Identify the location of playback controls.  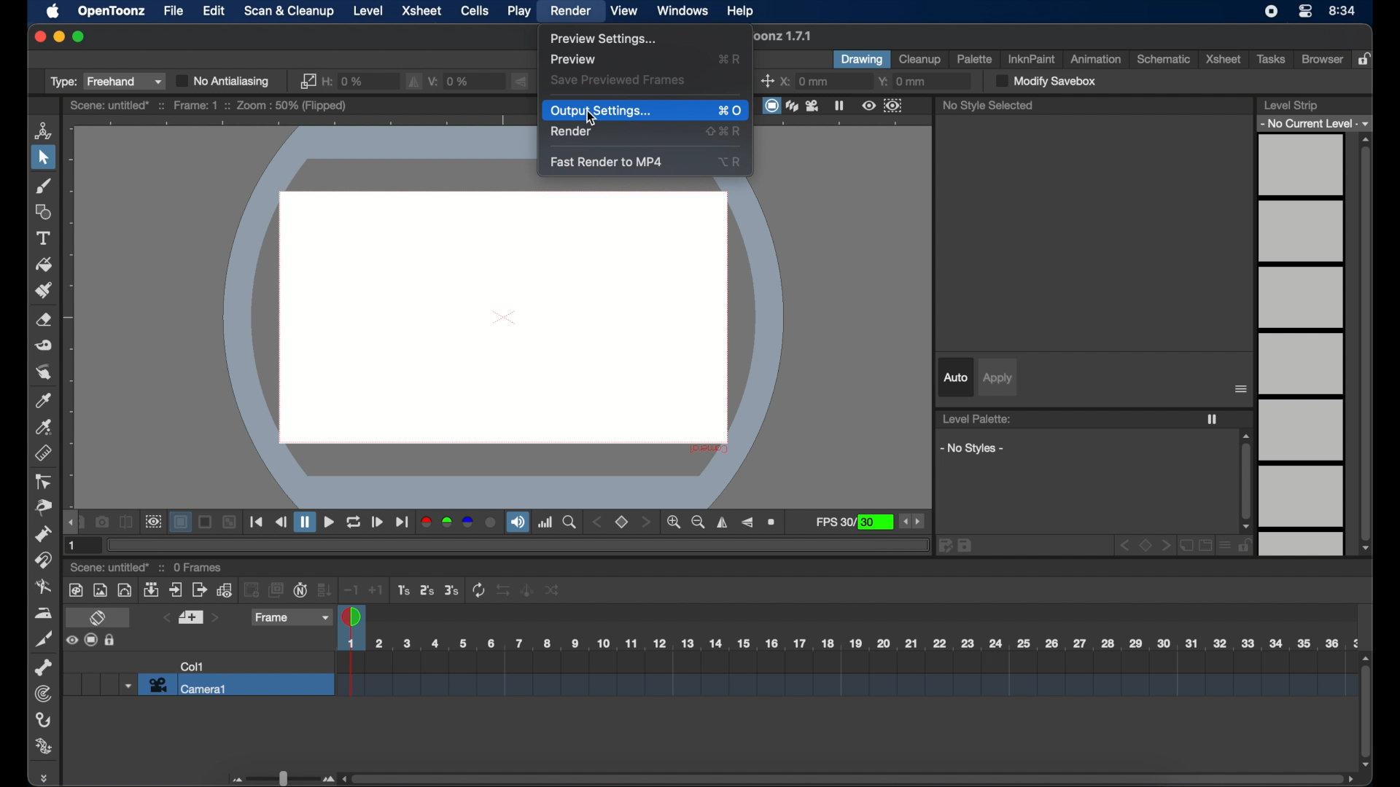
(257, 522).